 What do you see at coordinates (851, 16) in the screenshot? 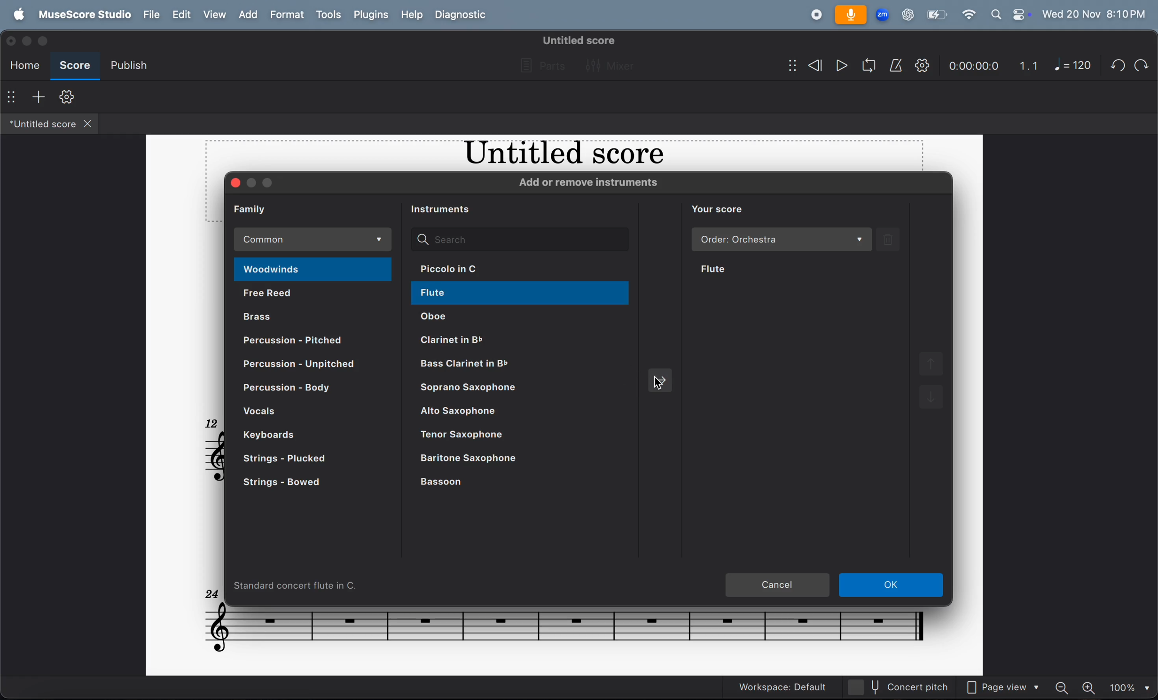
I see `microphone` at bounding box center [851, 16].